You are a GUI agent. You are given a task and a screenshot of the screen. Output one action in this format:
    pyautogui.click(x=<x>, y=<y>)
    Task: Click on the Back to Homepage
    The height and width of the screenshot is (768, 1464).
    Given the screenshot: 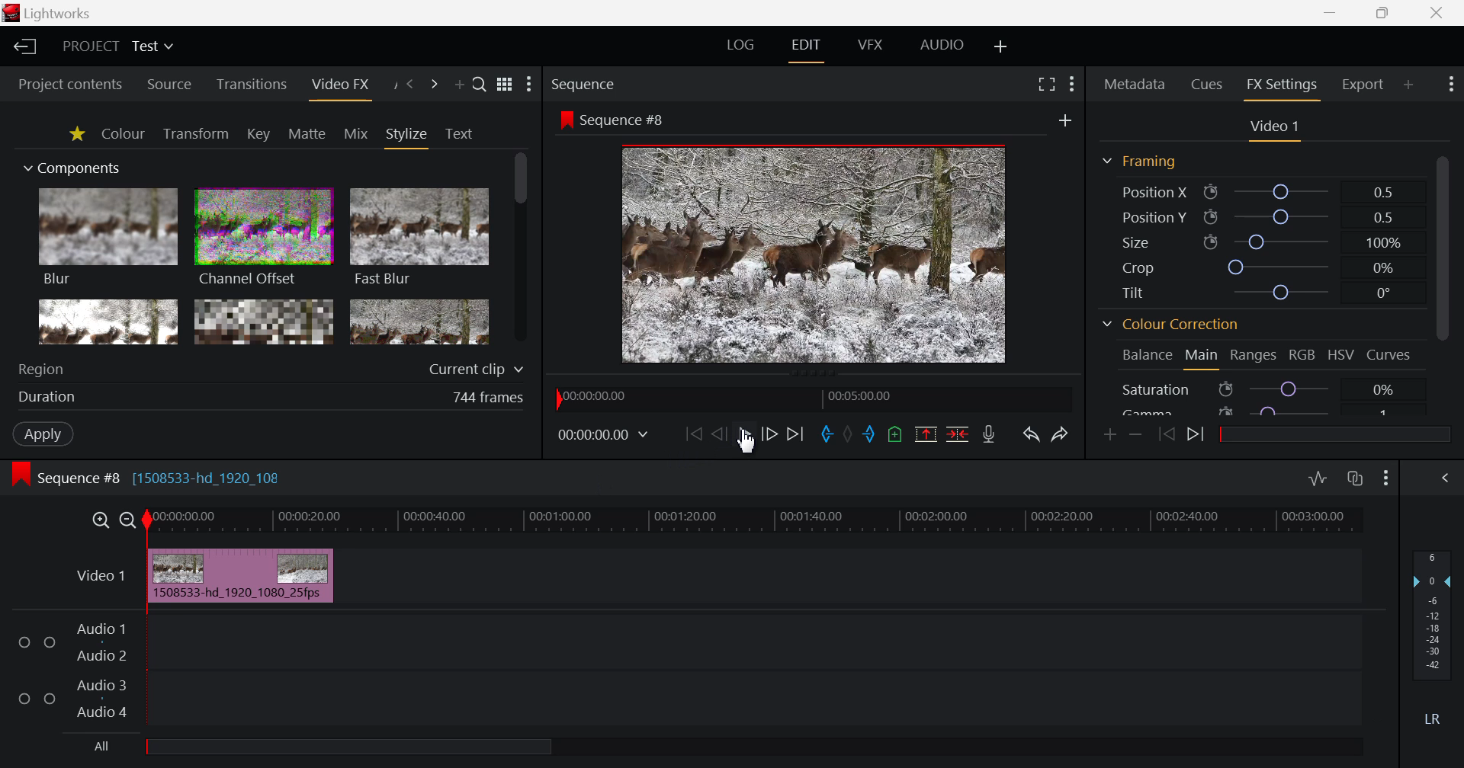 What is the action you would take?
    pyautogui.click(x=24, y=47)
    